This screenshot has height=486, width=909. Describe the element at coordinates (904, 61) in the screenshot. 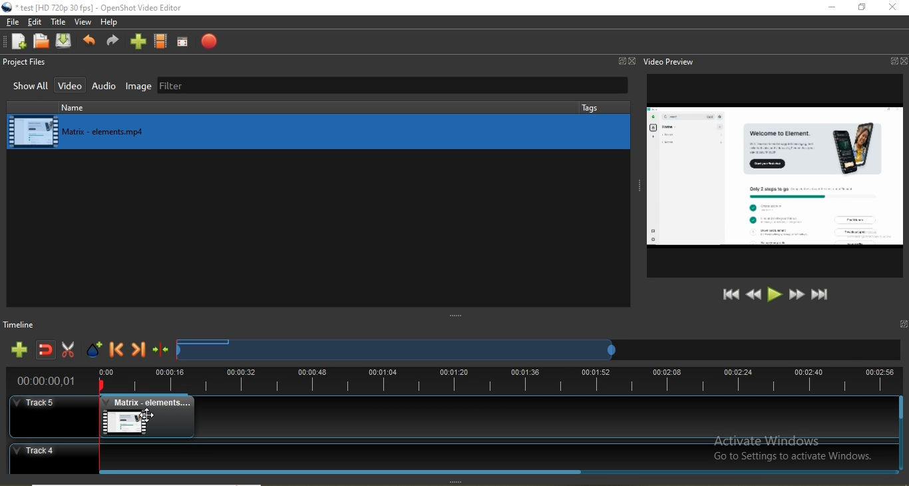

I see `Close` at that location.